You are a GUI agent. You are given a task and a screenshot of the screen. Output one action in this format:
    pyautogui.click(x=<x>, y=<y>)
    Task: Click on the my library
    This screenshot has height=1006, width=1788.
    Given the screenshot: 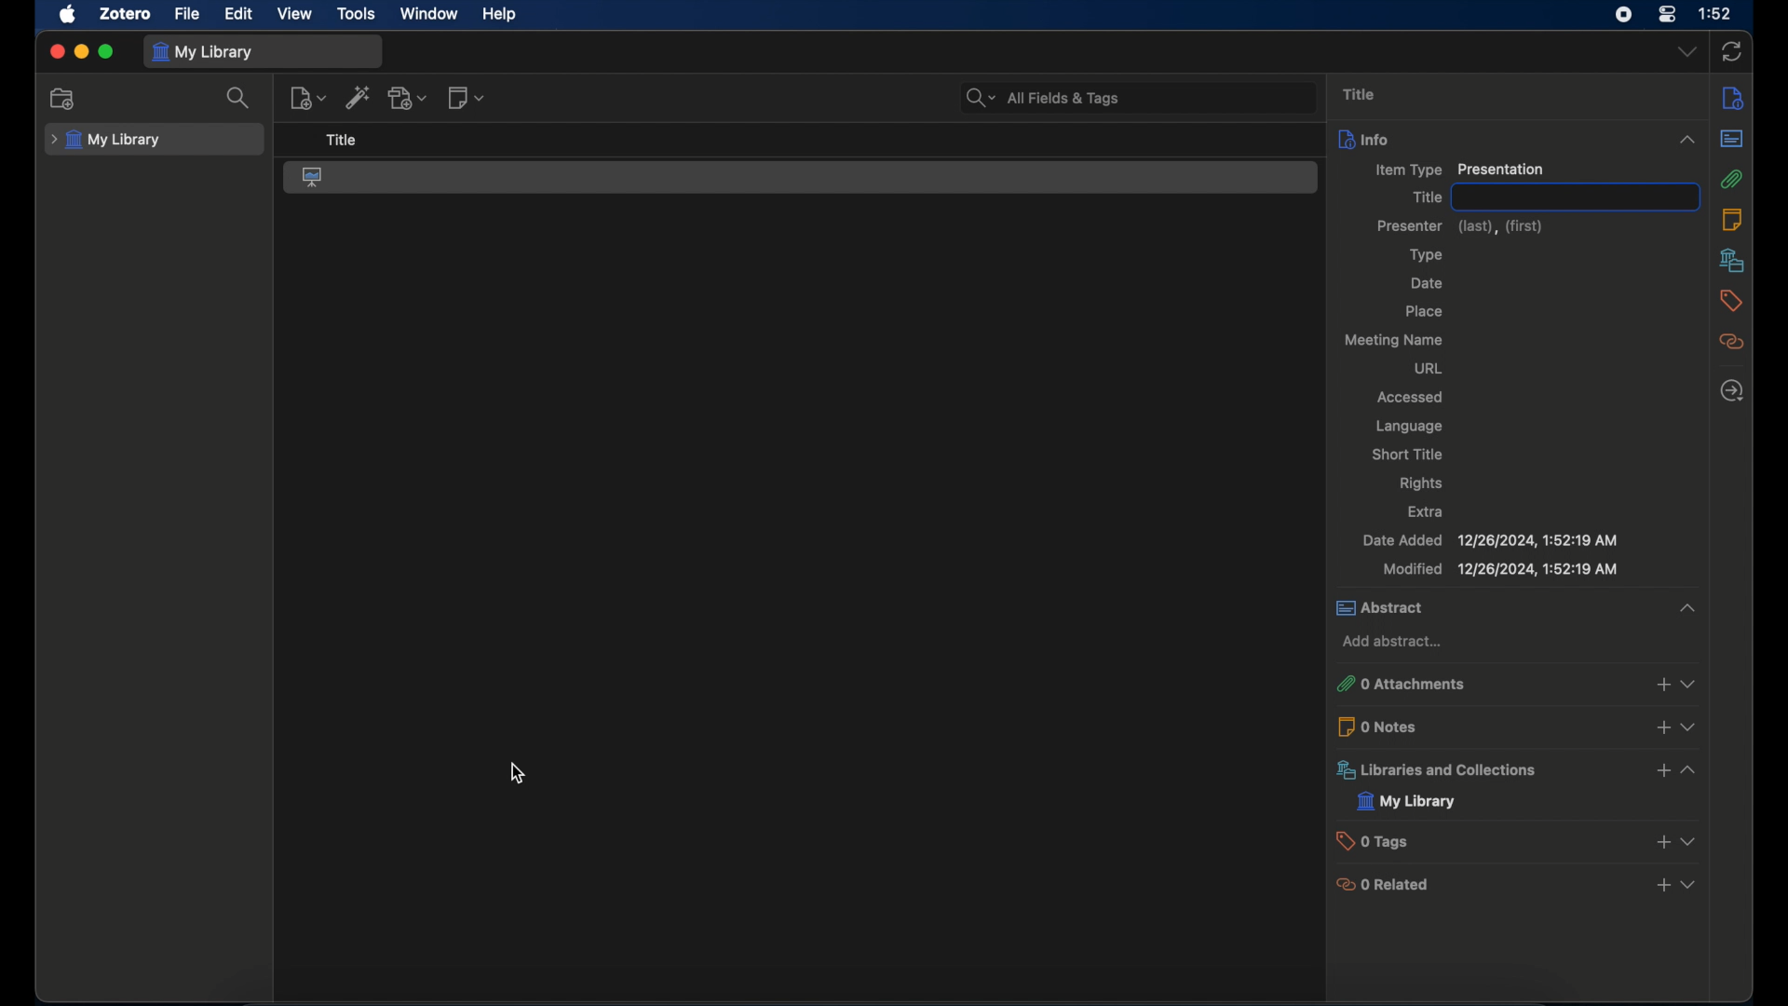 What is the action you would take?
    pyautogui.click(x=1407, y=801)
    